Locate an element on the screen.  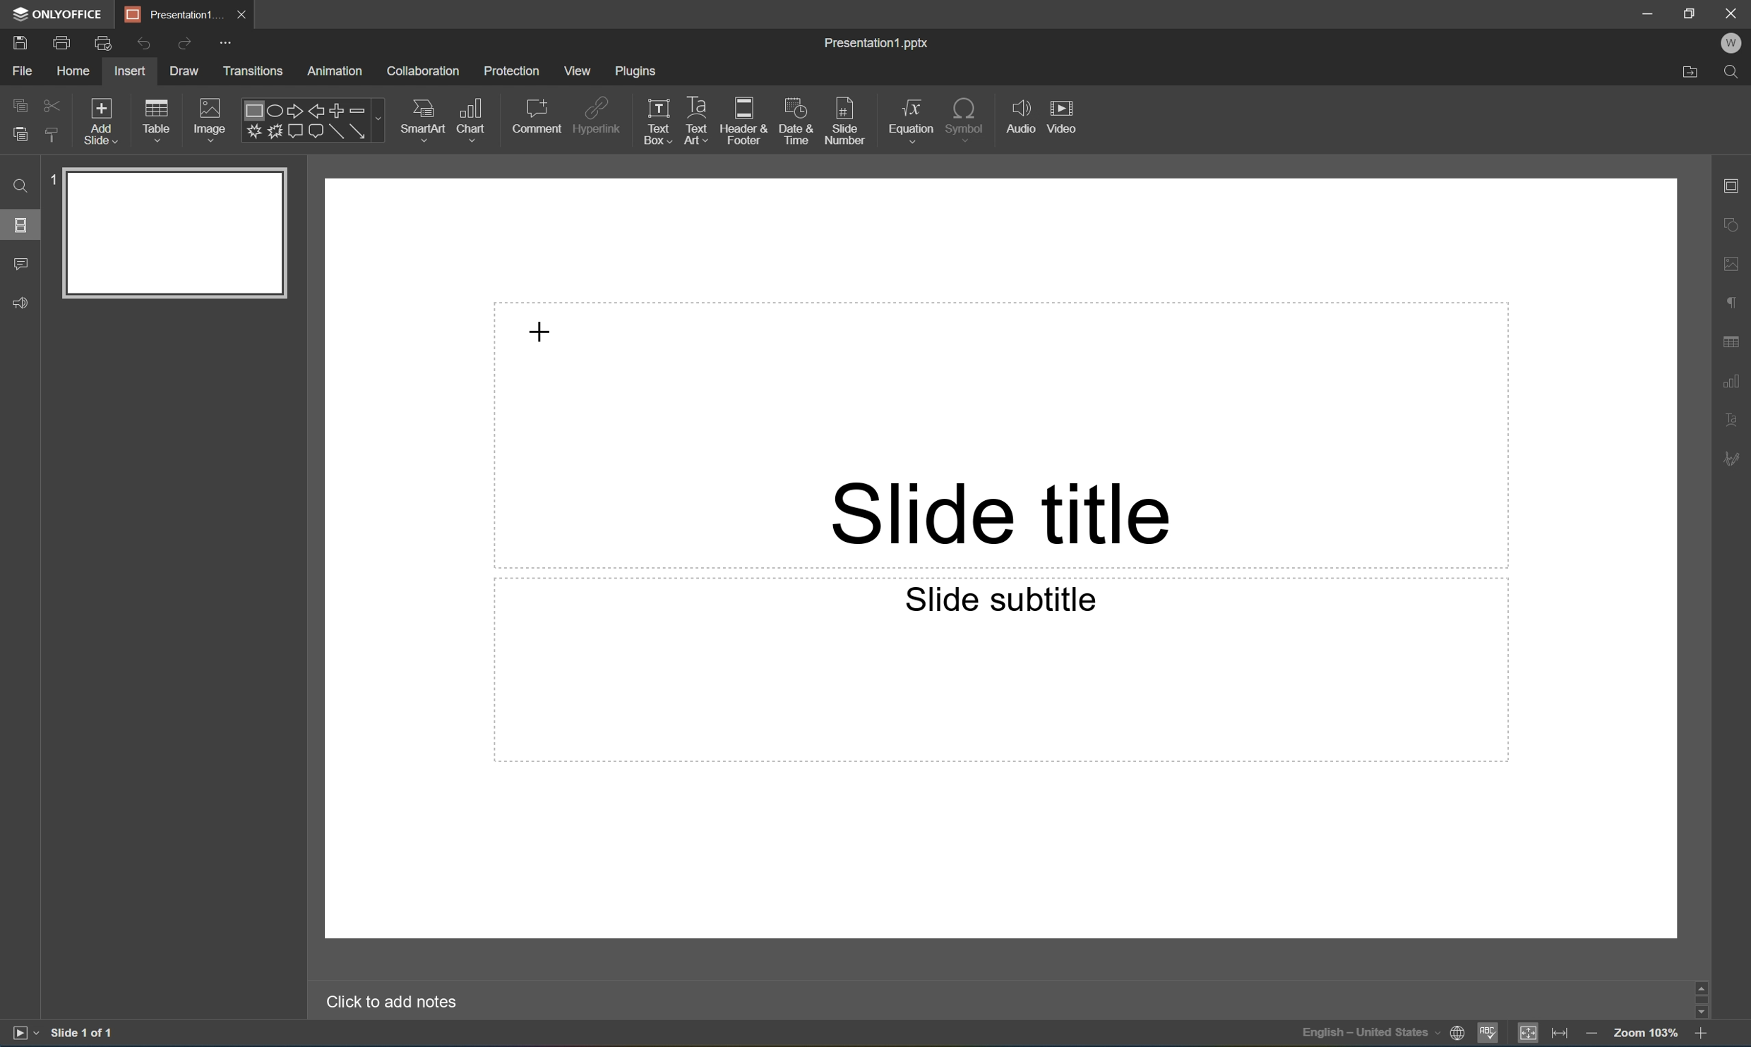
Image is located at coordinates (210, 118).